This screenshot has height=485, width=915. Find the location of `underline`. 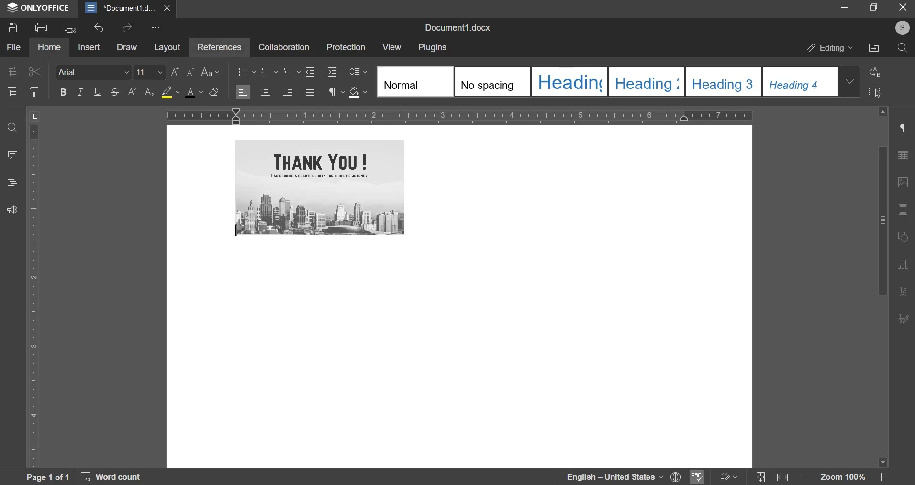

underline is located at coordinates (97, 91).